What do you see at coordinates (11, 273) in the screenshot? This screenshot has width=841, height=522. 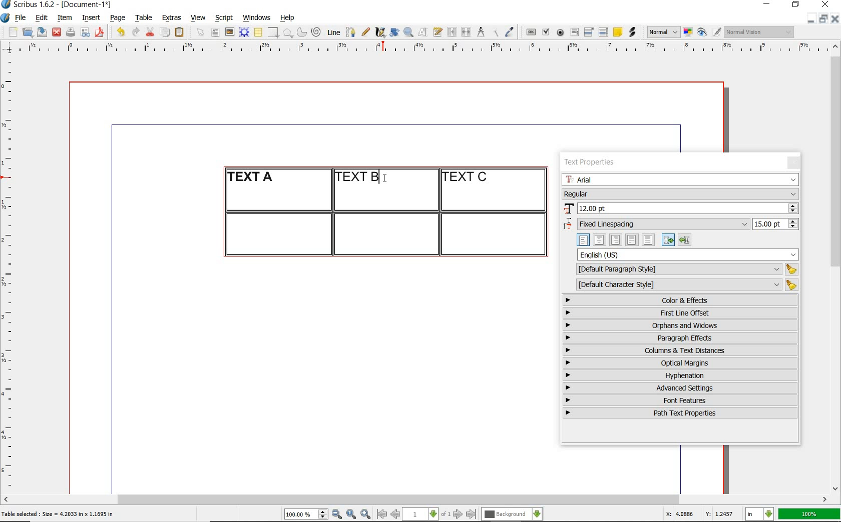 I see `ruler` at bounding box center [11, 273].